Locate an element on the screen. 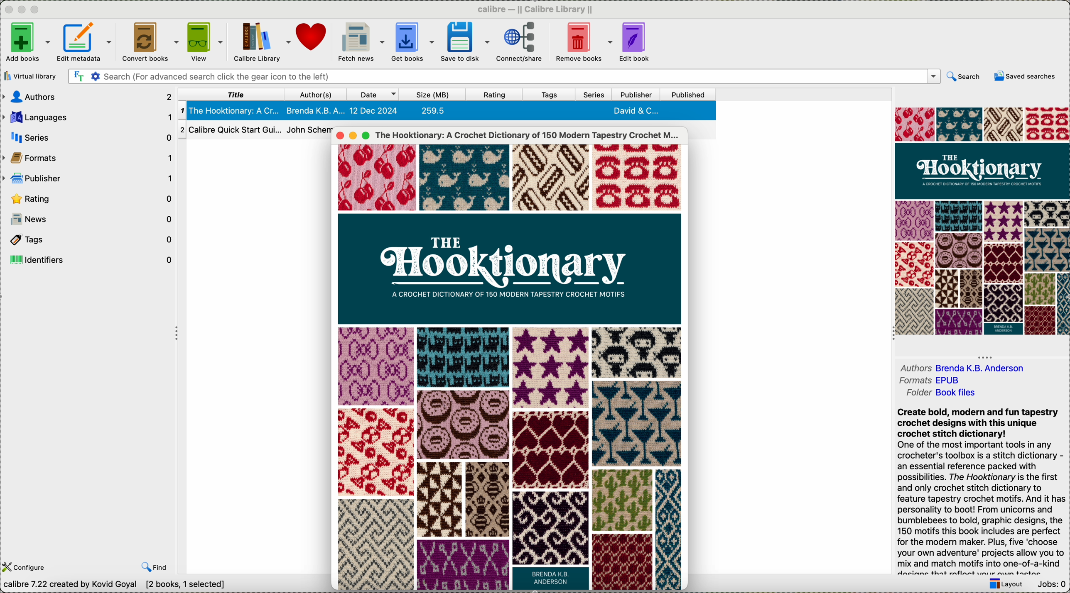 Image resolution: width=1070 pixels, height=593 pixels. formats is located at coordinates (89, 157).